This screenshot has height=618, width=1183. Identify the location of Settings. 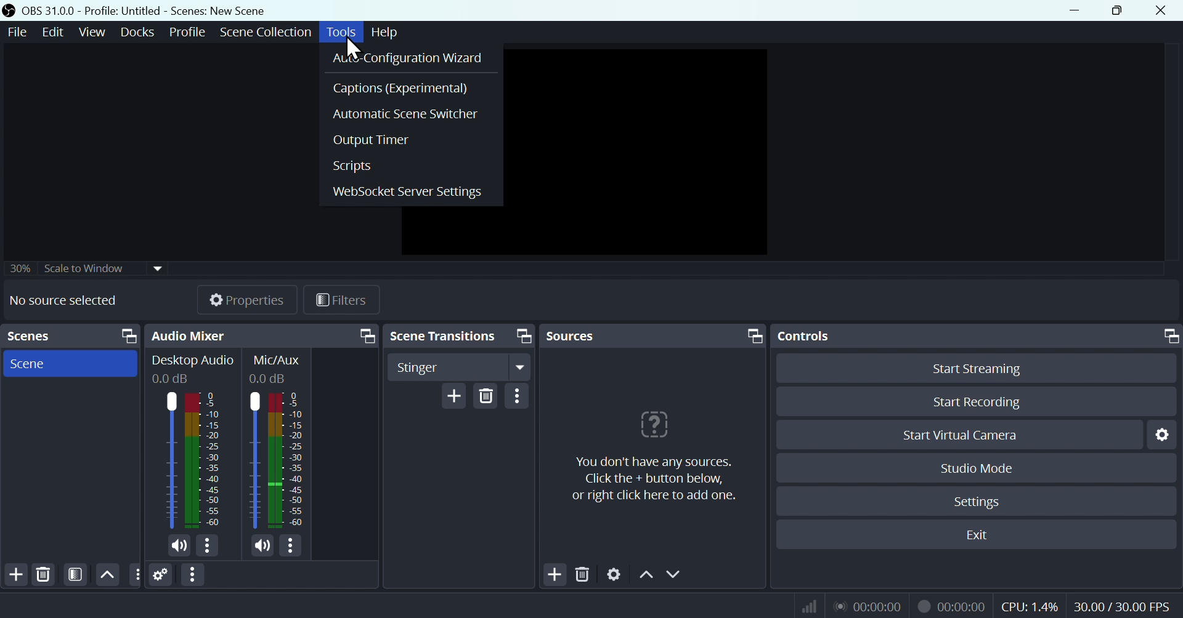
(161, 574).